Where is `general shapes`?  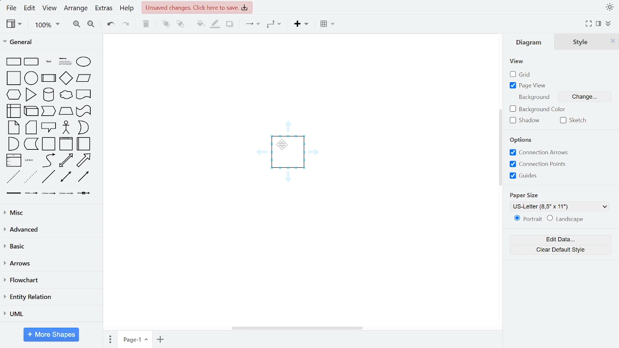 general shapes is located at coordinates (29, 94).